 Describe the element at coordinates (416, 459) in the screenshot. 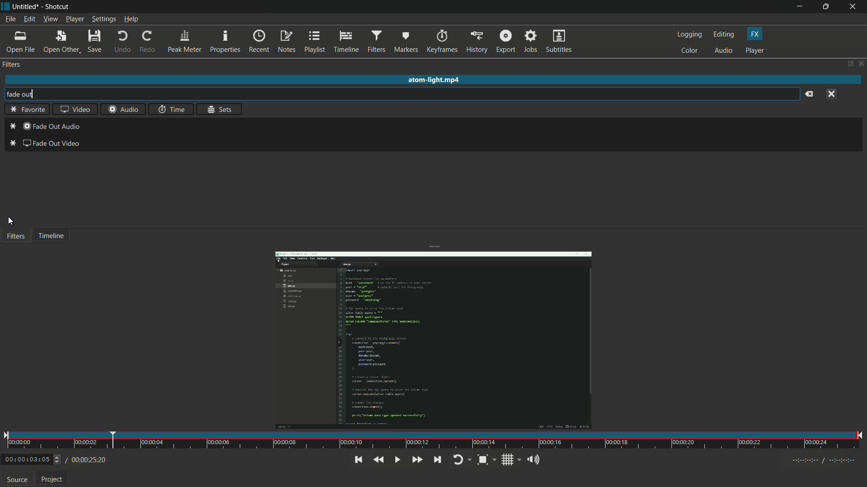

I see `quickly play forward` at that location.